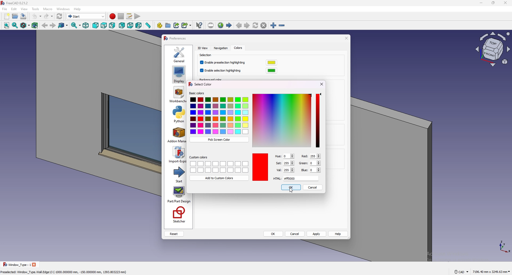 Image resolution: width=512 pixels, height=275 pixels. Describe the element at coordinates (322, 83) in the screenshot. I see `exit` at that location.